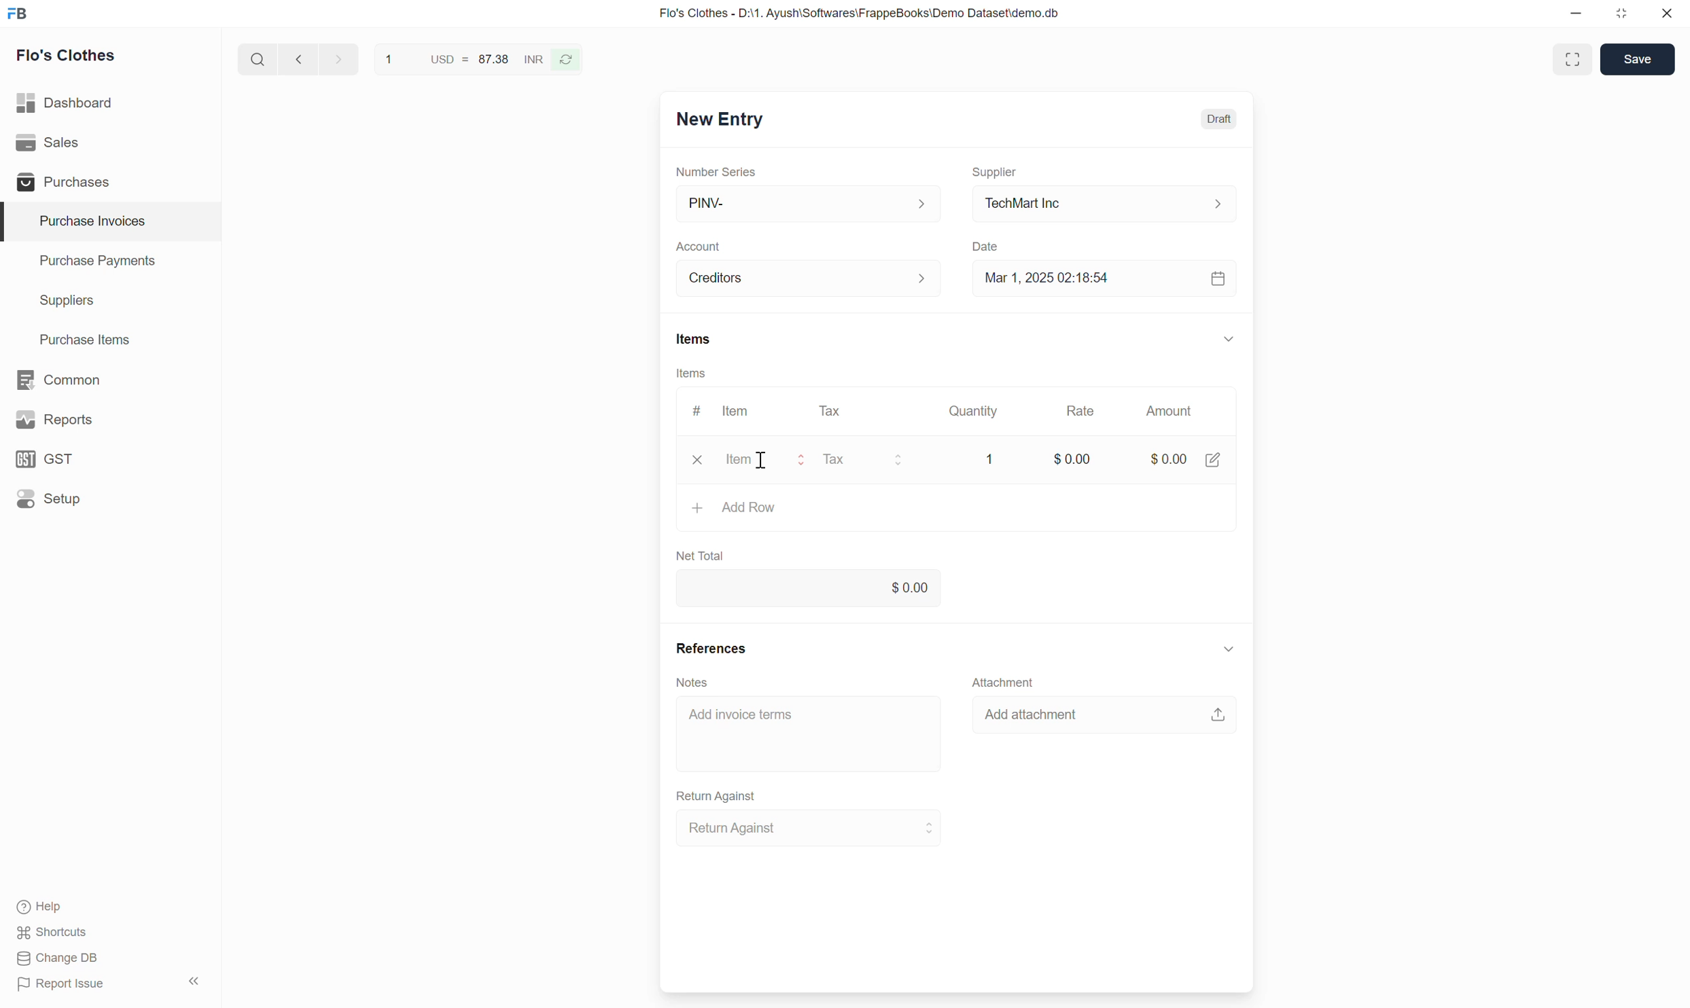  I want to click on Save, so click(1637, 59).